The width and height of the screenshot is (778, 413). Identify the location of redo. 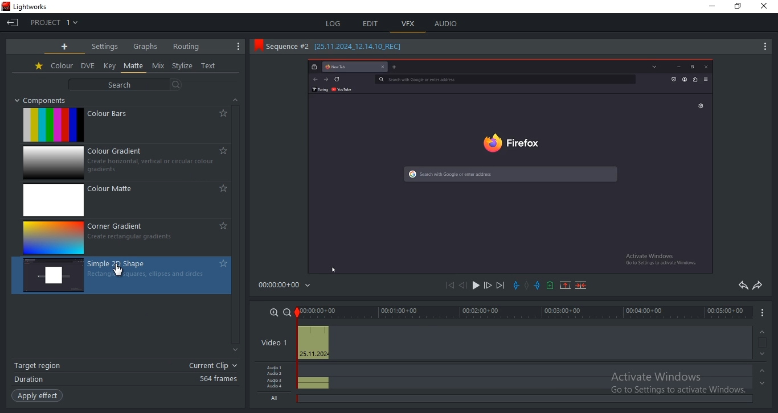
(758, 285).